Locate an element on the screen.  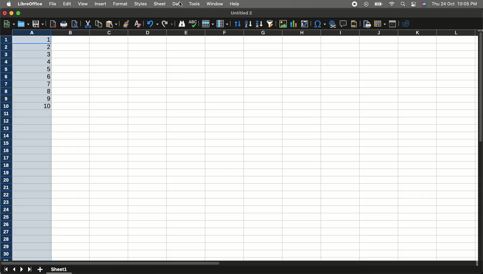
Define print area  is located at coordinates (366, 24).